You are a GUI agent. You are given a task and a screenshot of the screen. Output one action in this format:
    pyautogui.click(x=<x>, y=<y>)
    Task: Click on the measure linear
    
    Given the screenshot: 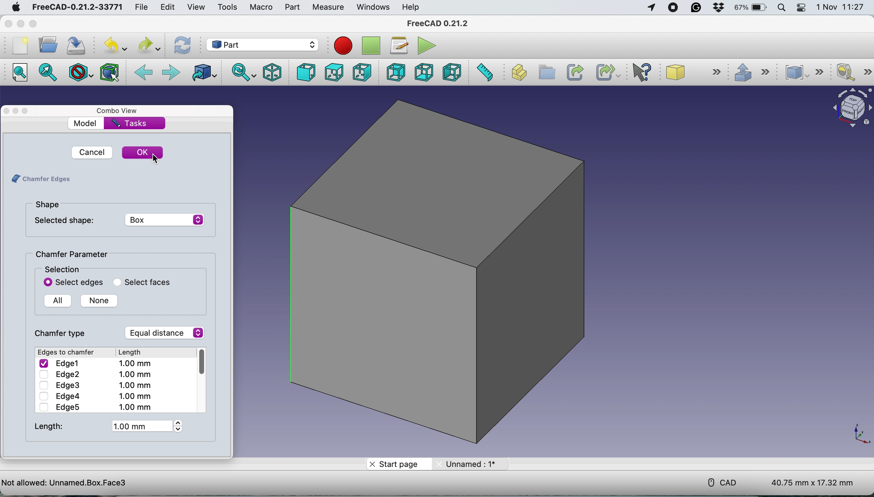 What is the action you would take?
    pyautogui.click(x=854, y=72)
    